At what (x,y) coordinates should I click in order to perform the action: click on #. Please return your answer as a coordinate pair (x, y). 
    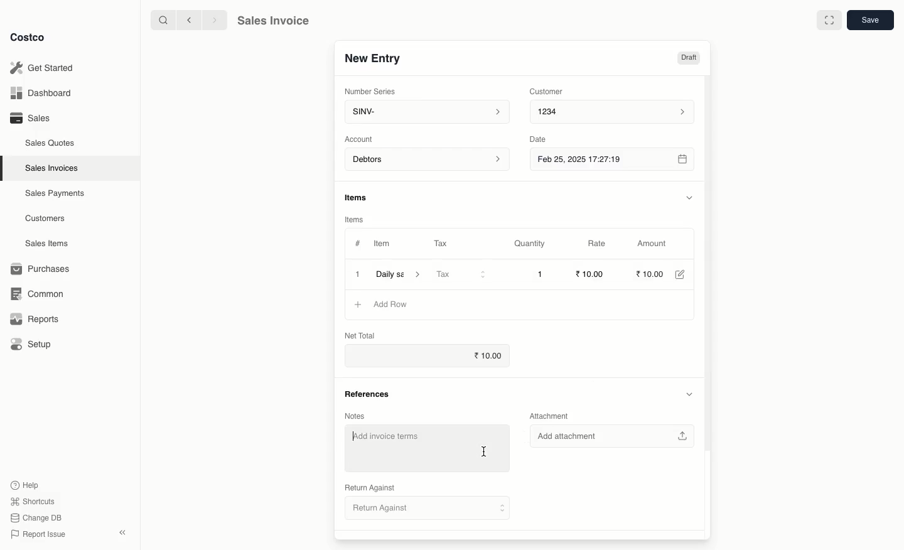
    Looking at the image, I should click on (358, 244).